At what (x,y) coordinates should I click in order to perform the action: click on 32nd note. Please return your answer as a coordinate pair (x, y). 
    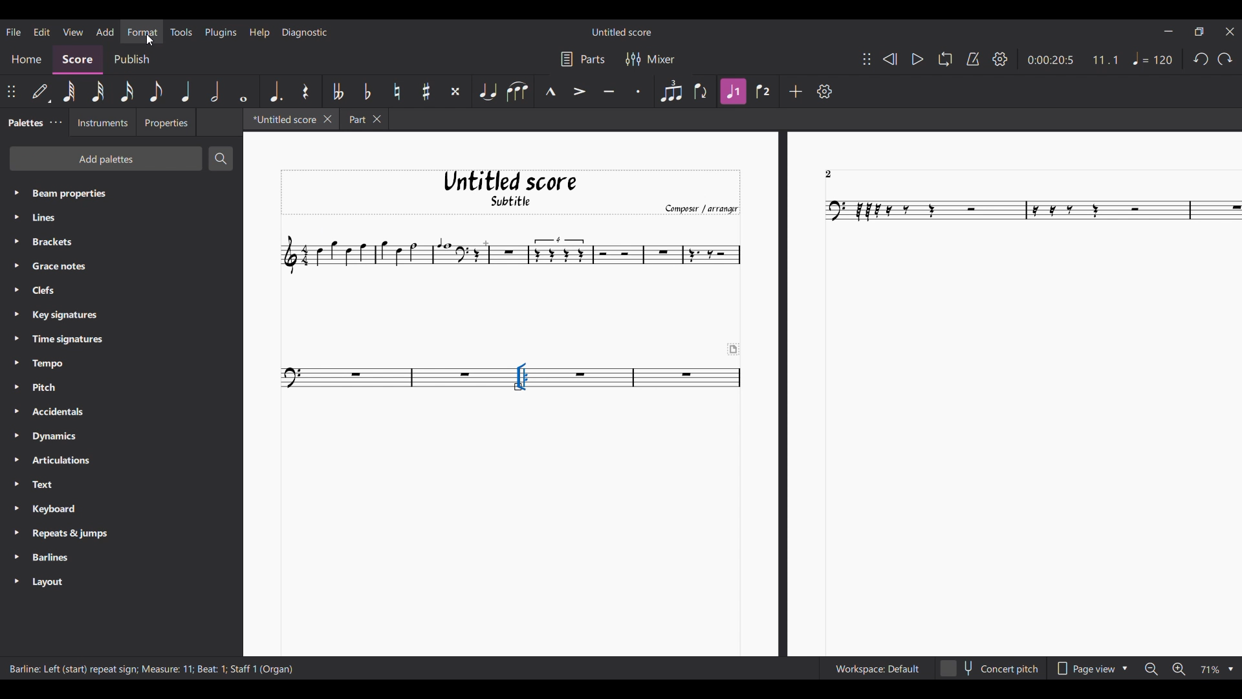
    Looking at the image, I should click on (98, 92).